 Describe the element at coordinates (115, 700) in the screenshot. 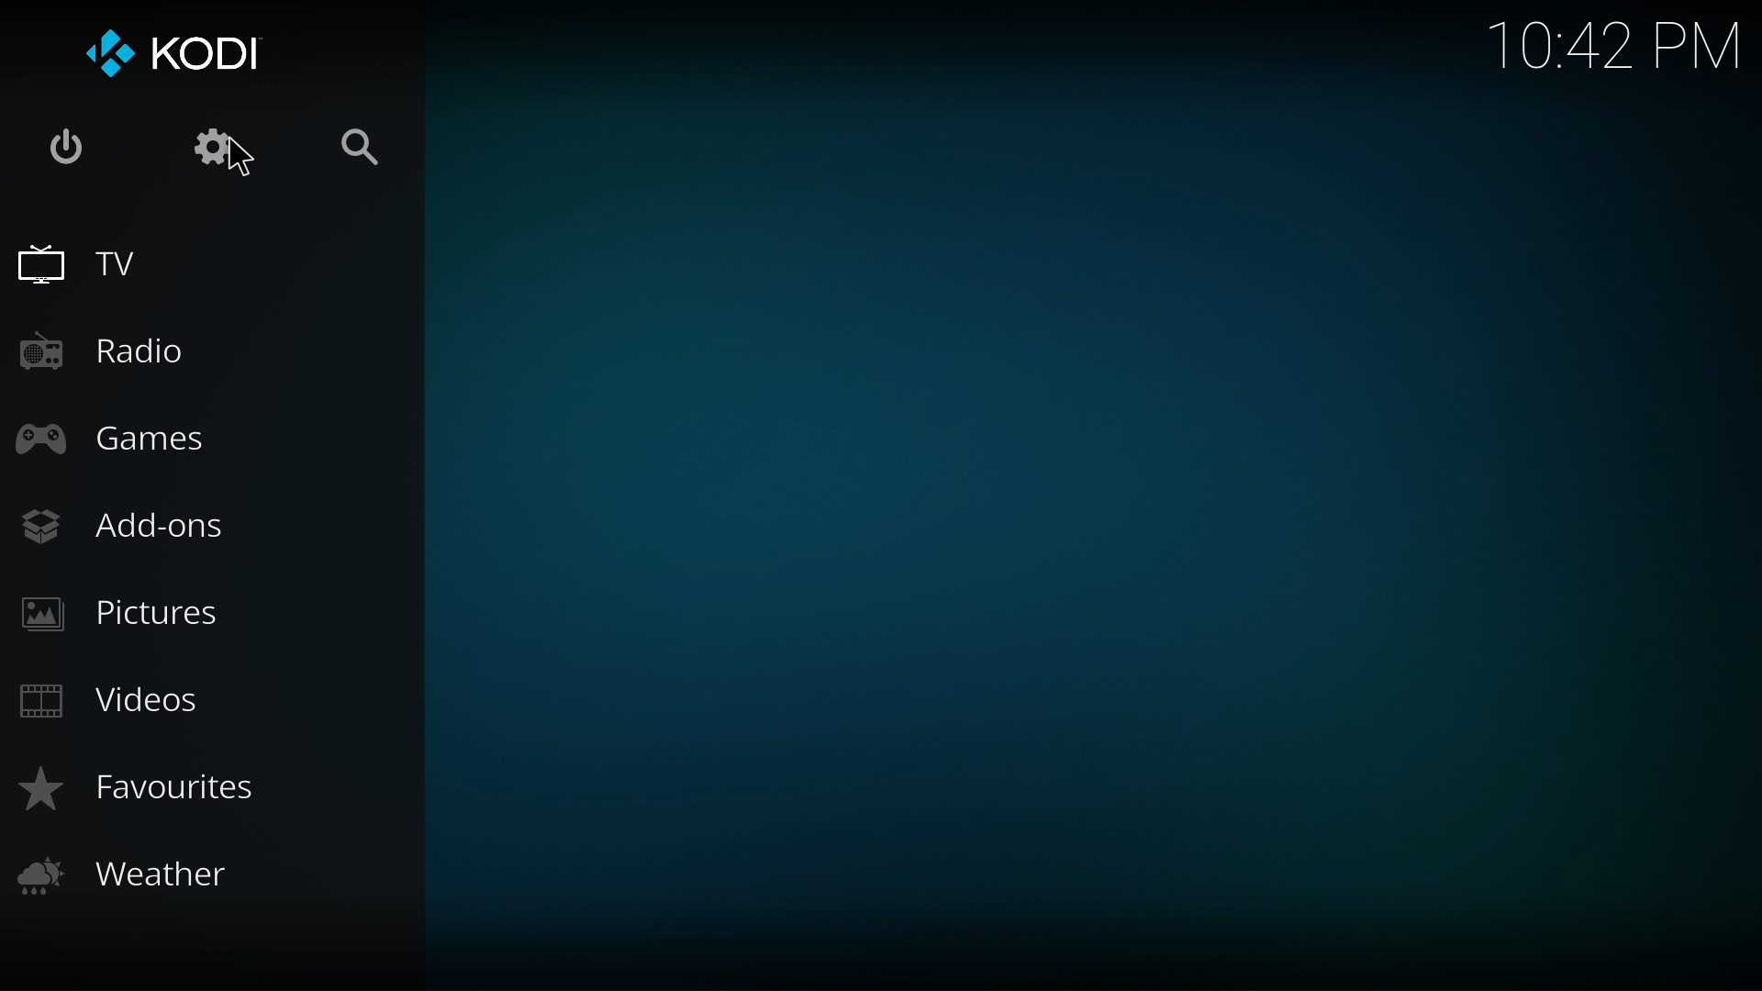

I see `videos` at that location.